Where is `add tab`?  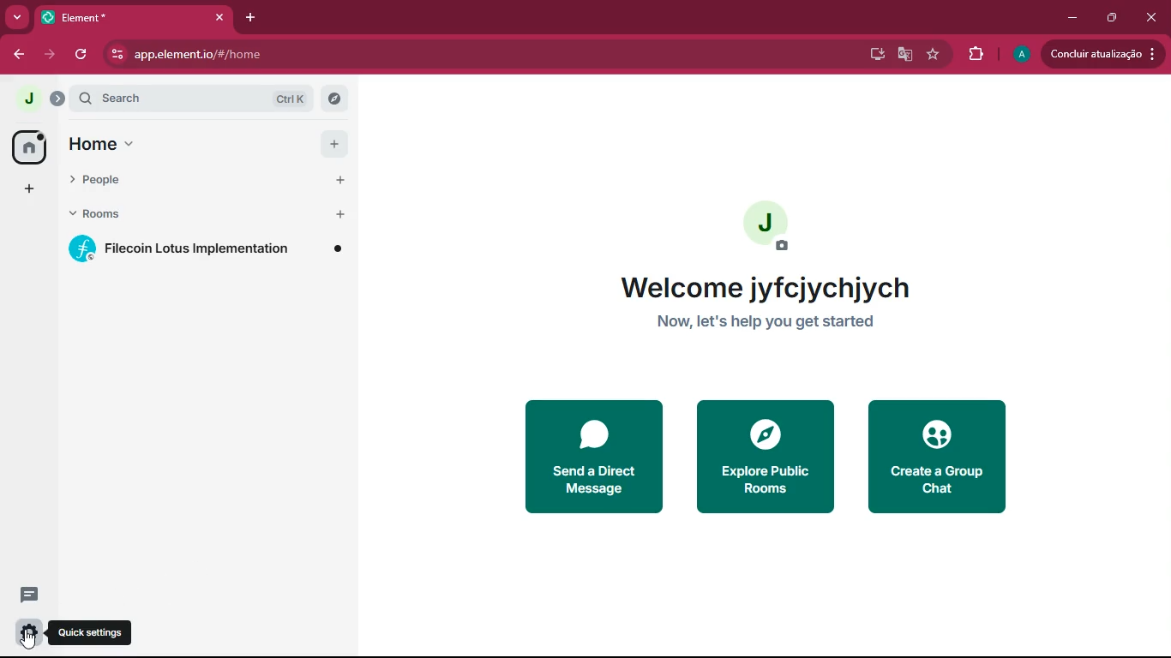
add tab is located at coordinates (250, 18).